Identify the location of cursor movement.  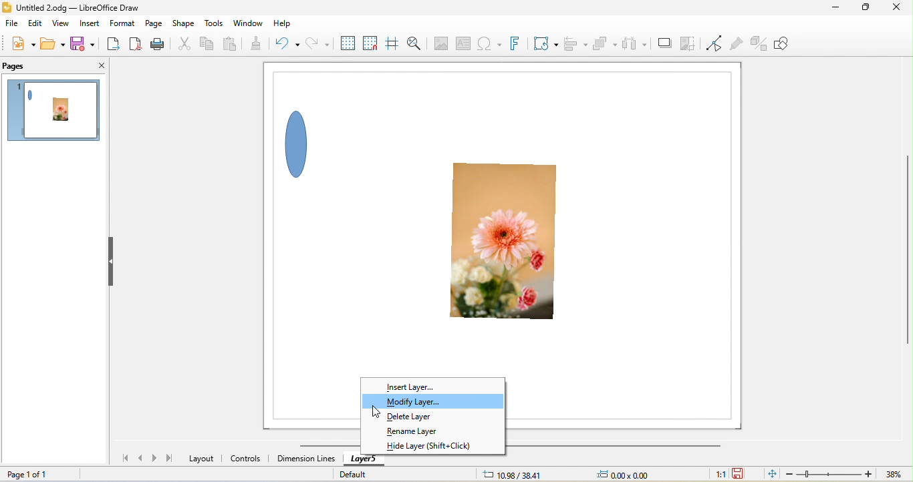
(376, 411).